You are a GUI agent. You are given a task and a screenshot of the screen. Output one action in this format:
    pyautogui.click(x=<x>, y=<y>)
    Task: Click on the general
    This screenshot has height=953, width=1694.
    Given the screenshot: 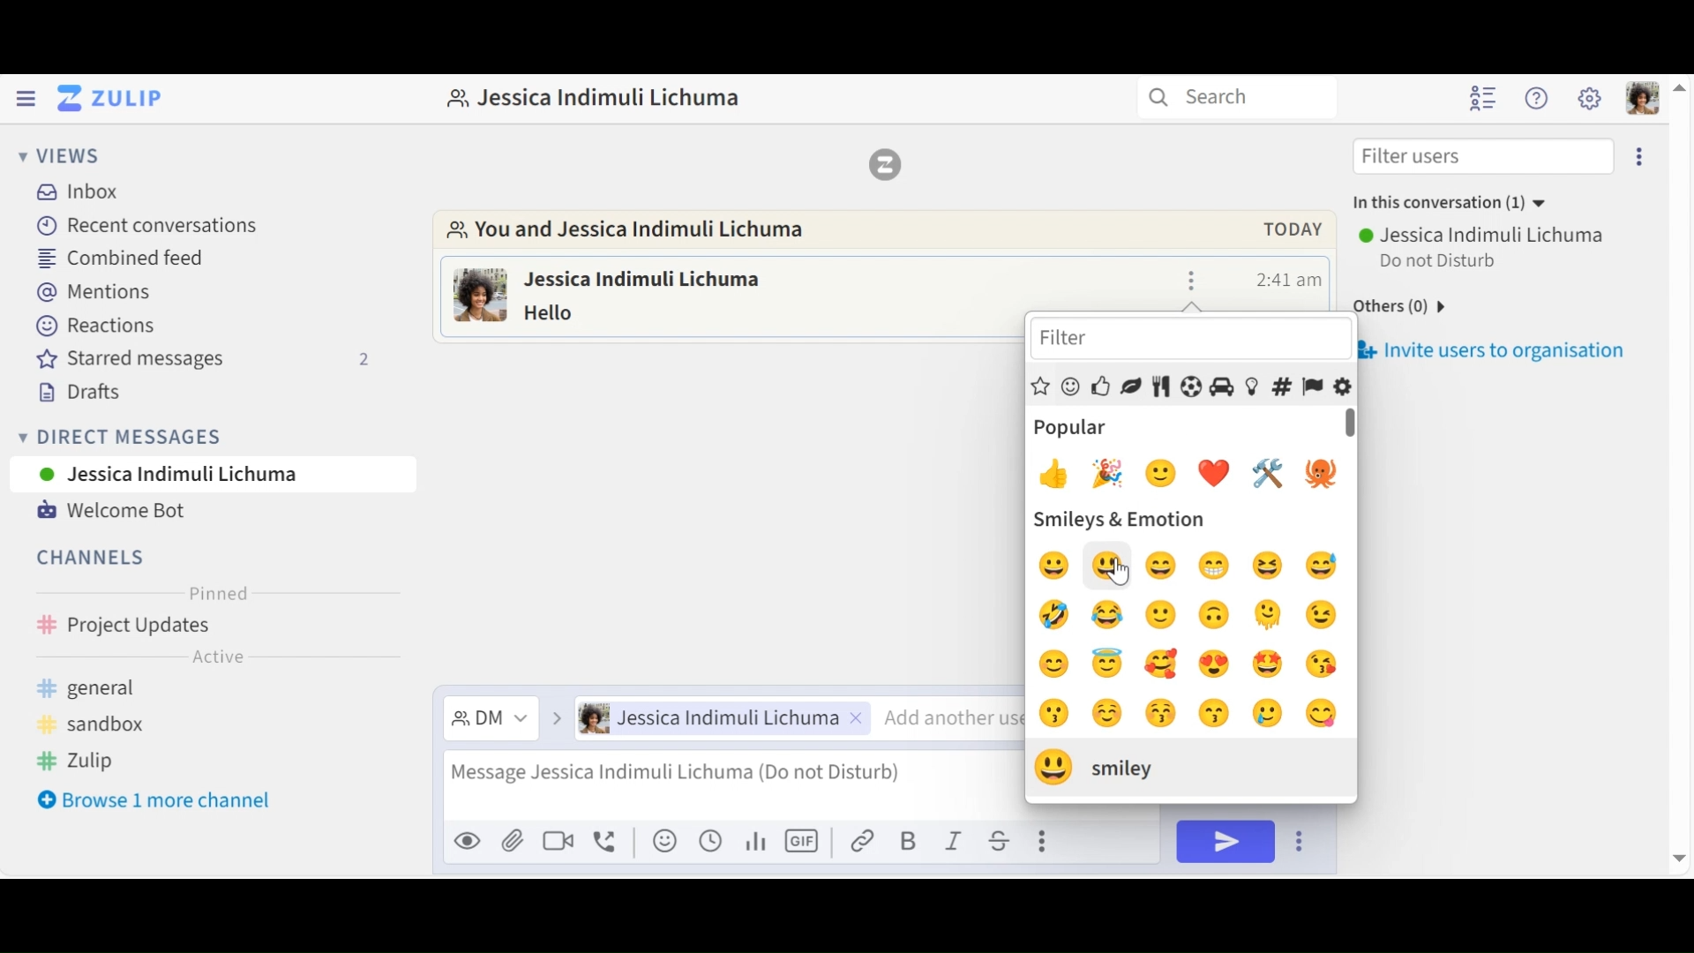 What is the action you would take?
    pyautogui.click(x=116, y=689)
    